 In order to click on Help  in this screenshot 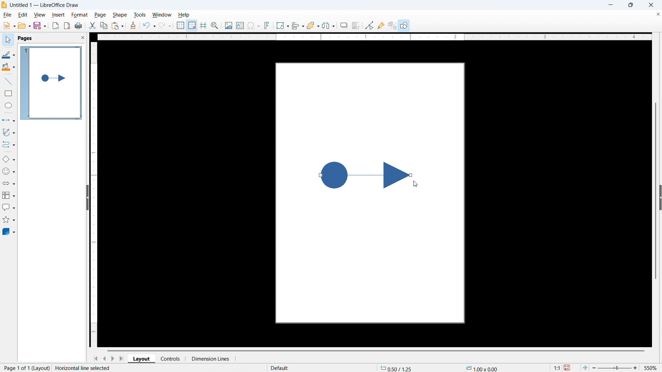, I will do `click(183, 15)`.